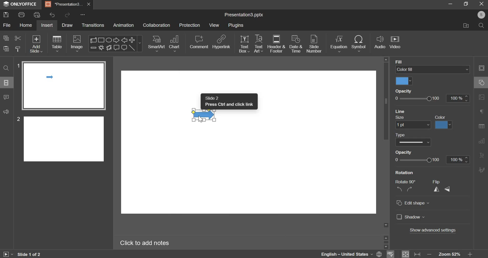 The image size is (488, 258). What do you see at coordinates (17, 65) in the screenshot?
I see `slide number` at bounding box center [17, 65].